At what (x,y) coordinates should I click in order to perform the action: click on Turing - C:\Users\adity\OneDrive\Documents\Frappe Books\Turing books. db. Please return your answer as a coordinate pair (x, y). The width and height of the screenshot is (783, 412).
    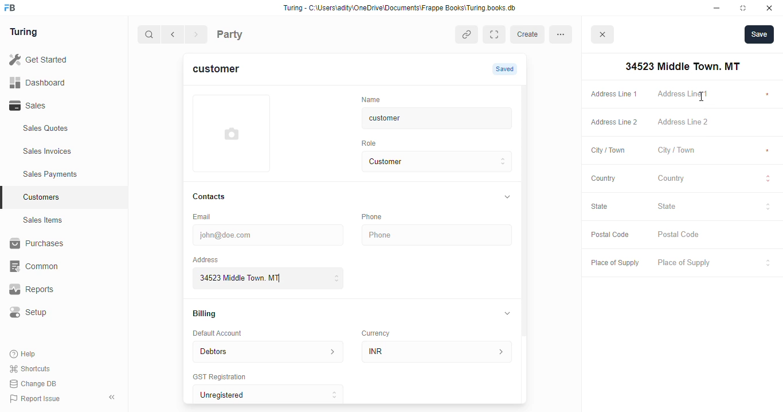
    Looking at the image, I should click on (403, 9).